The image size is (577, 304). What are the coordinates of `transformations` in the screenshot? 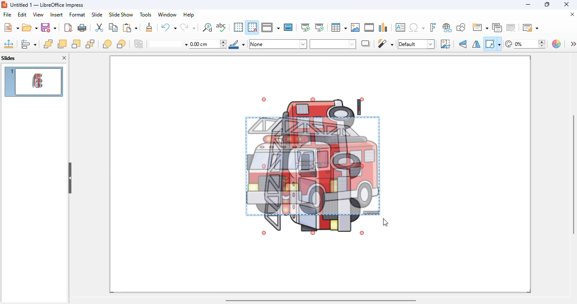 It's located at (493, 44).